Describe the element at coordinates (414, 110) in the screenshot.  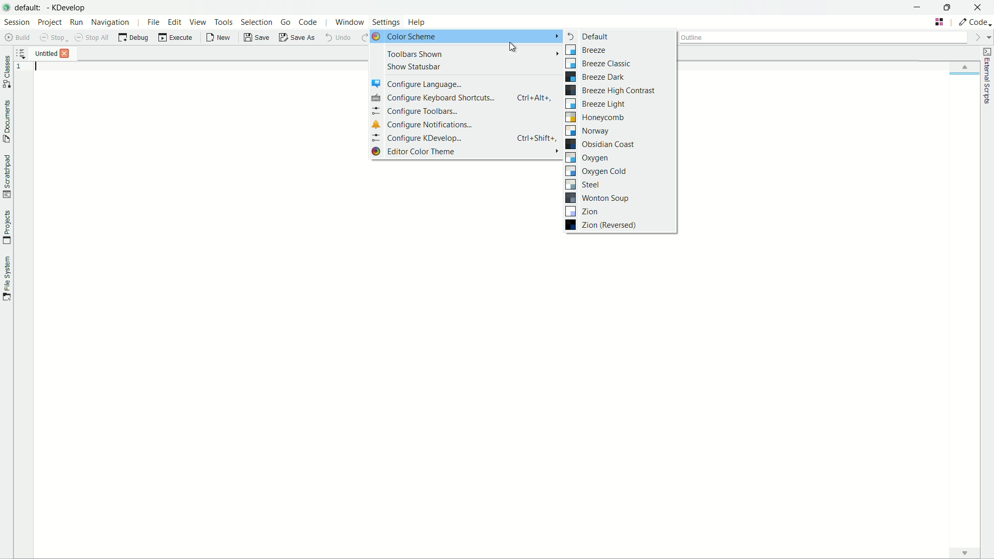
I see `configure toolbars` at that location.